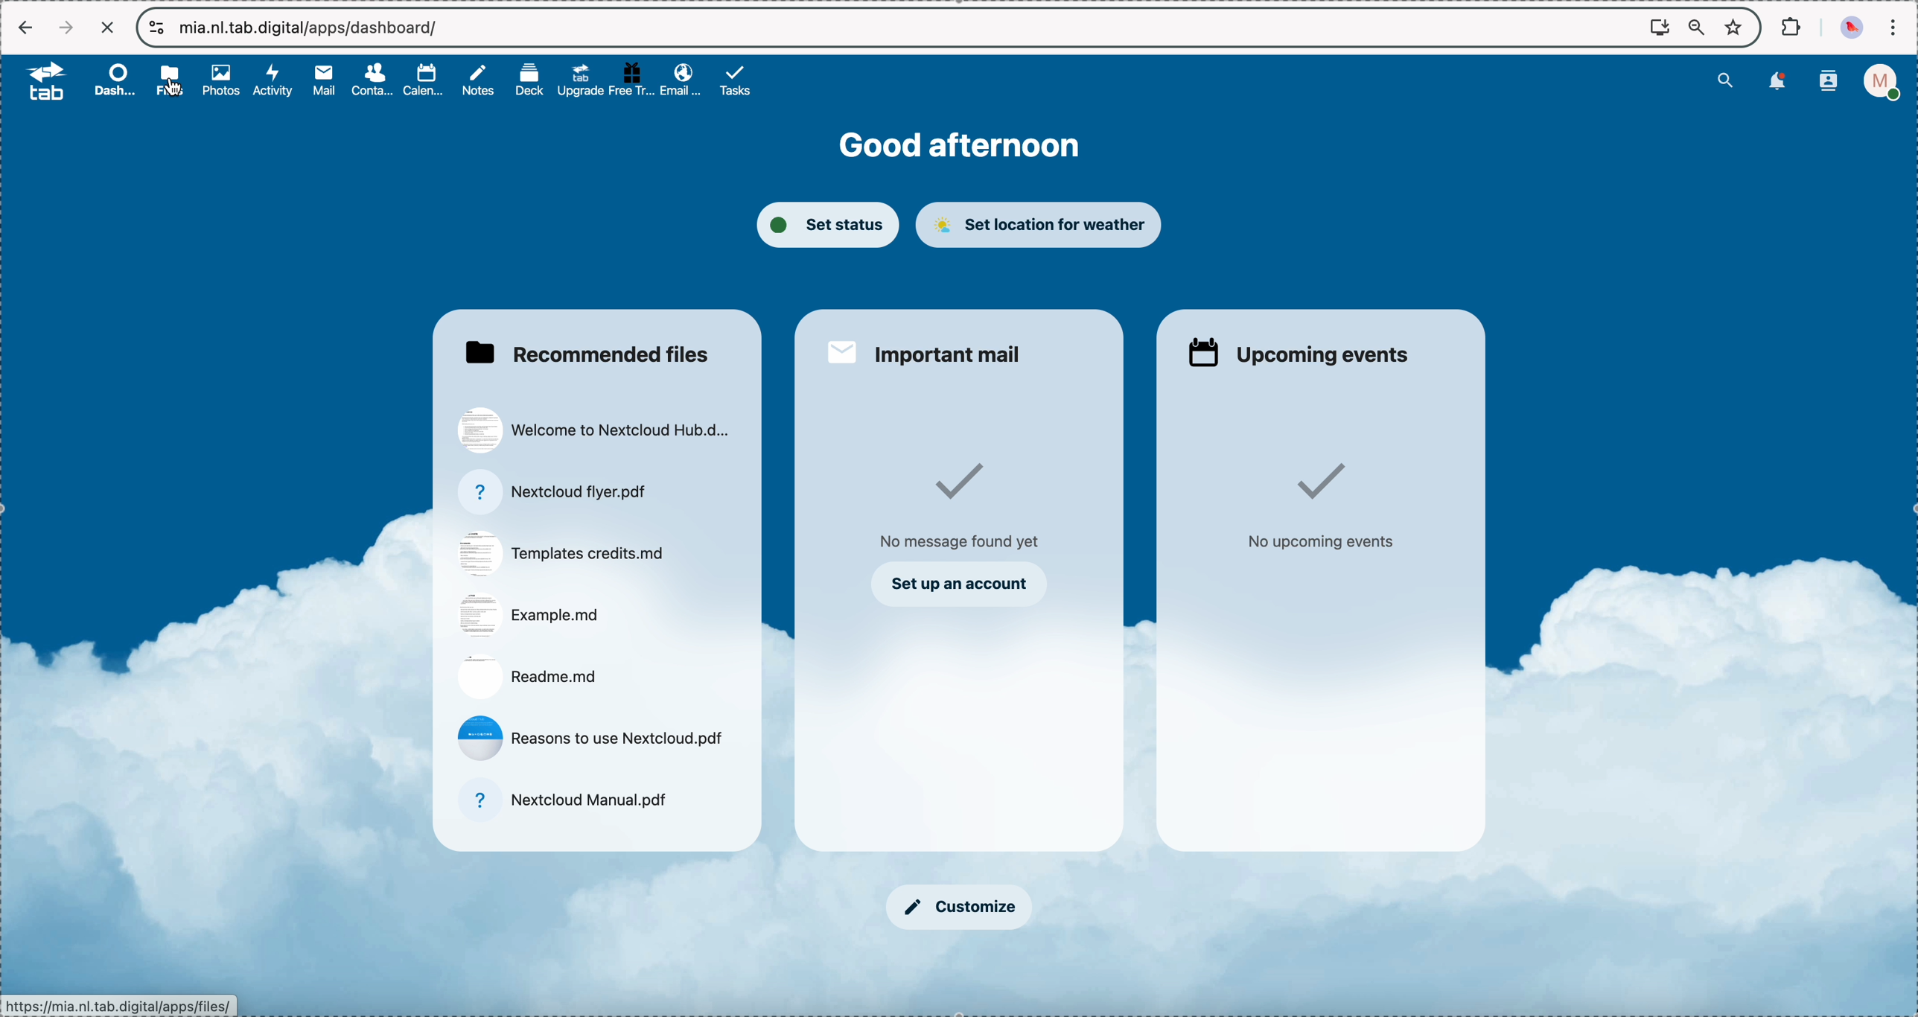 This screenshot has width=1918, height=1017. Describe the element at coordinates (177, 95) in the screenshot. I see `cursor` at that location.